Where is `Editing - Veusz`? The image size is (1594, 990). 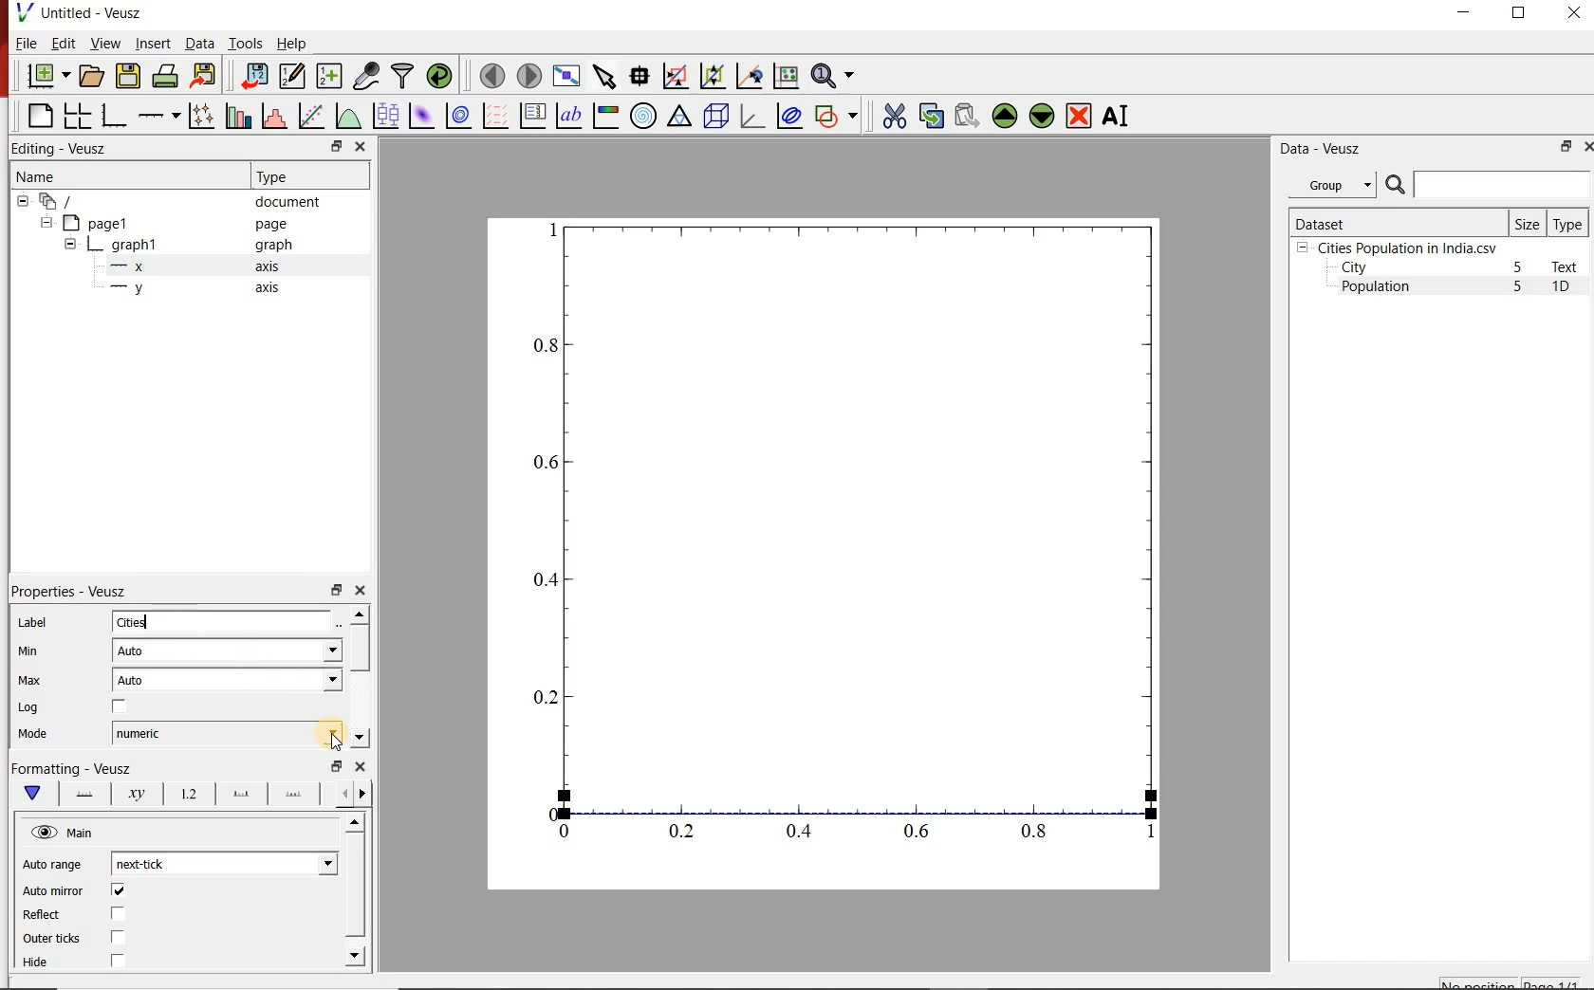
Editing - Veusz is located at coordinates (69, 148).